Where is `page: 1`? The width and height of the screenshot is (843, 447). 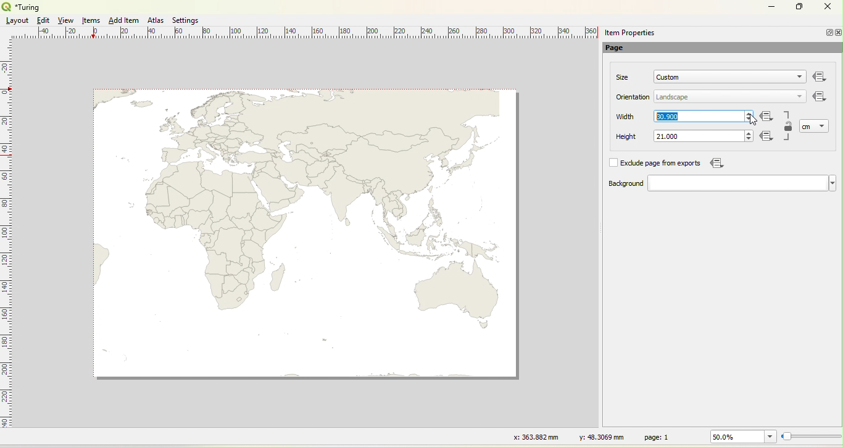
page: 1 is located at coordinates (658, 437).